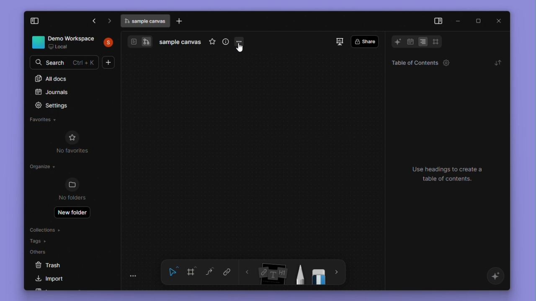 The image size is (536, 301). What do you see at coordinates (395, 42) in the screenshot?
I see `AI` at bounding box center [395, 42].